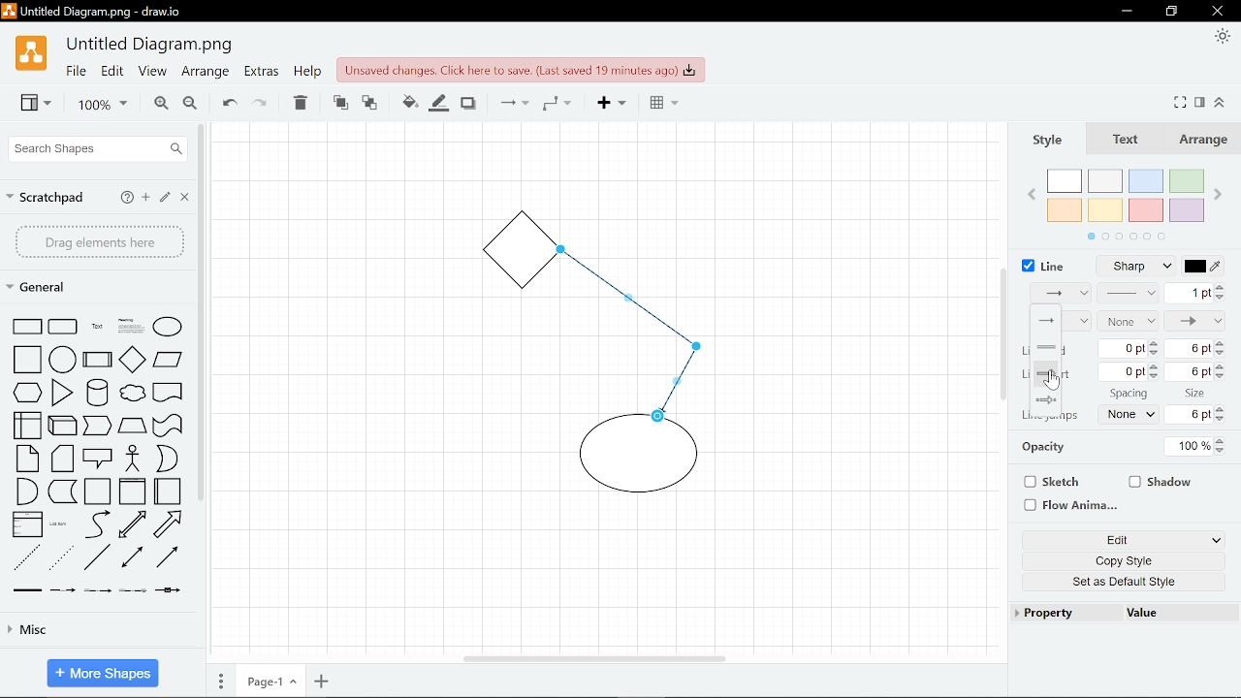 The height and width of the screenshot is (698, 1241). I want to click on Increase, so click(1220, 344).